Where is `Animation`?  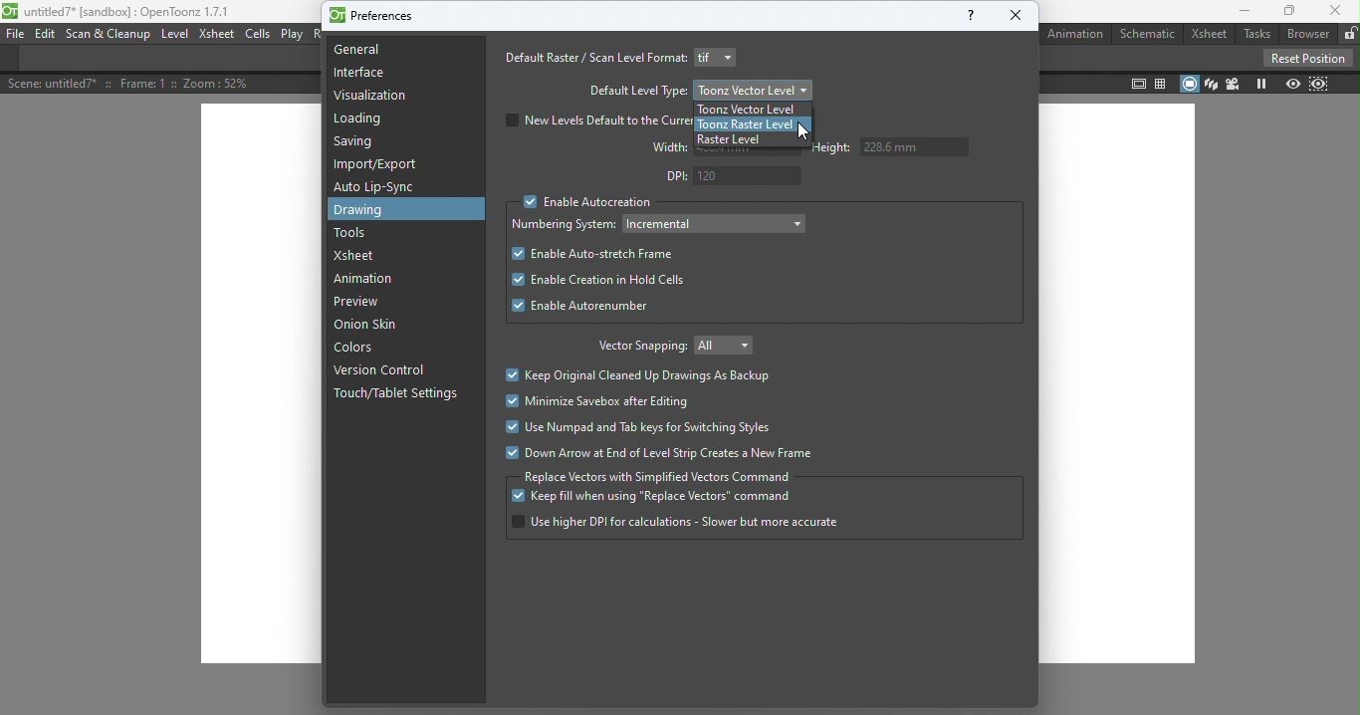 Animation is located at coordinates (1074, 33).